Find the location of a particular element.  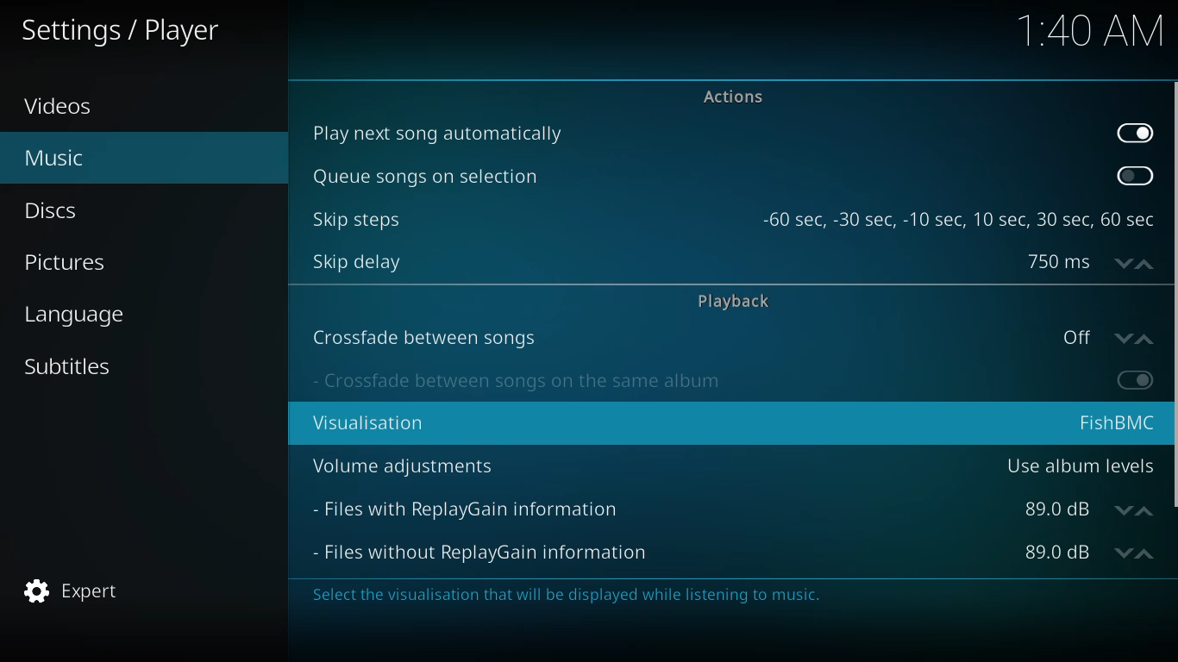

off is located at coordinates (1106, 336).